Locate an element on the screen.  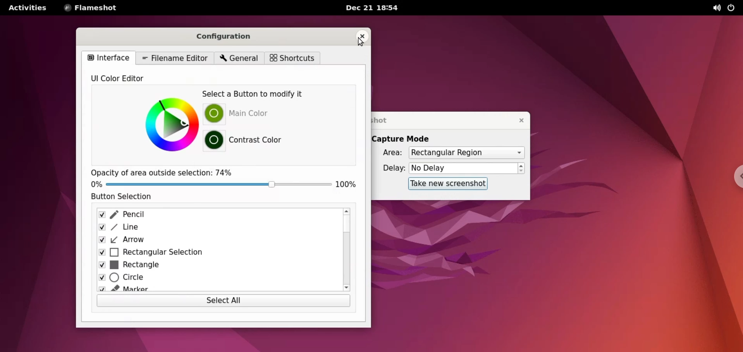
select all is located at coordinates (224, 302).